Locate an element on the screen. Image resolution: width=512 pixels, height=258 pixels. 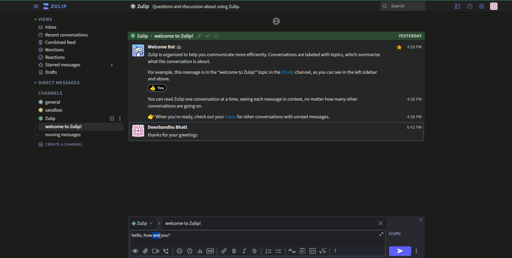
Direct messages is located at coordinates (58, 82).